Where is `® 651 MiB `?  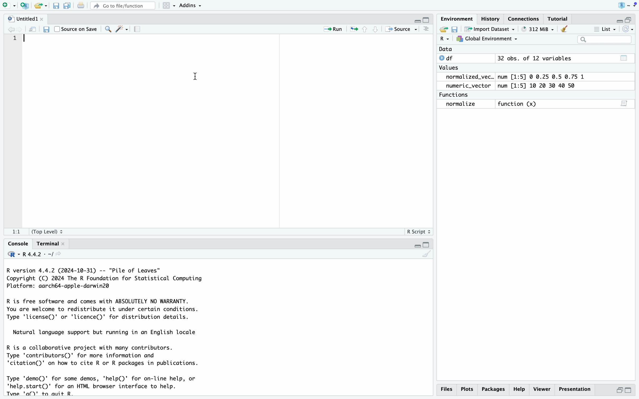 ® 651 MiB  is located at coordinates (536, 28).